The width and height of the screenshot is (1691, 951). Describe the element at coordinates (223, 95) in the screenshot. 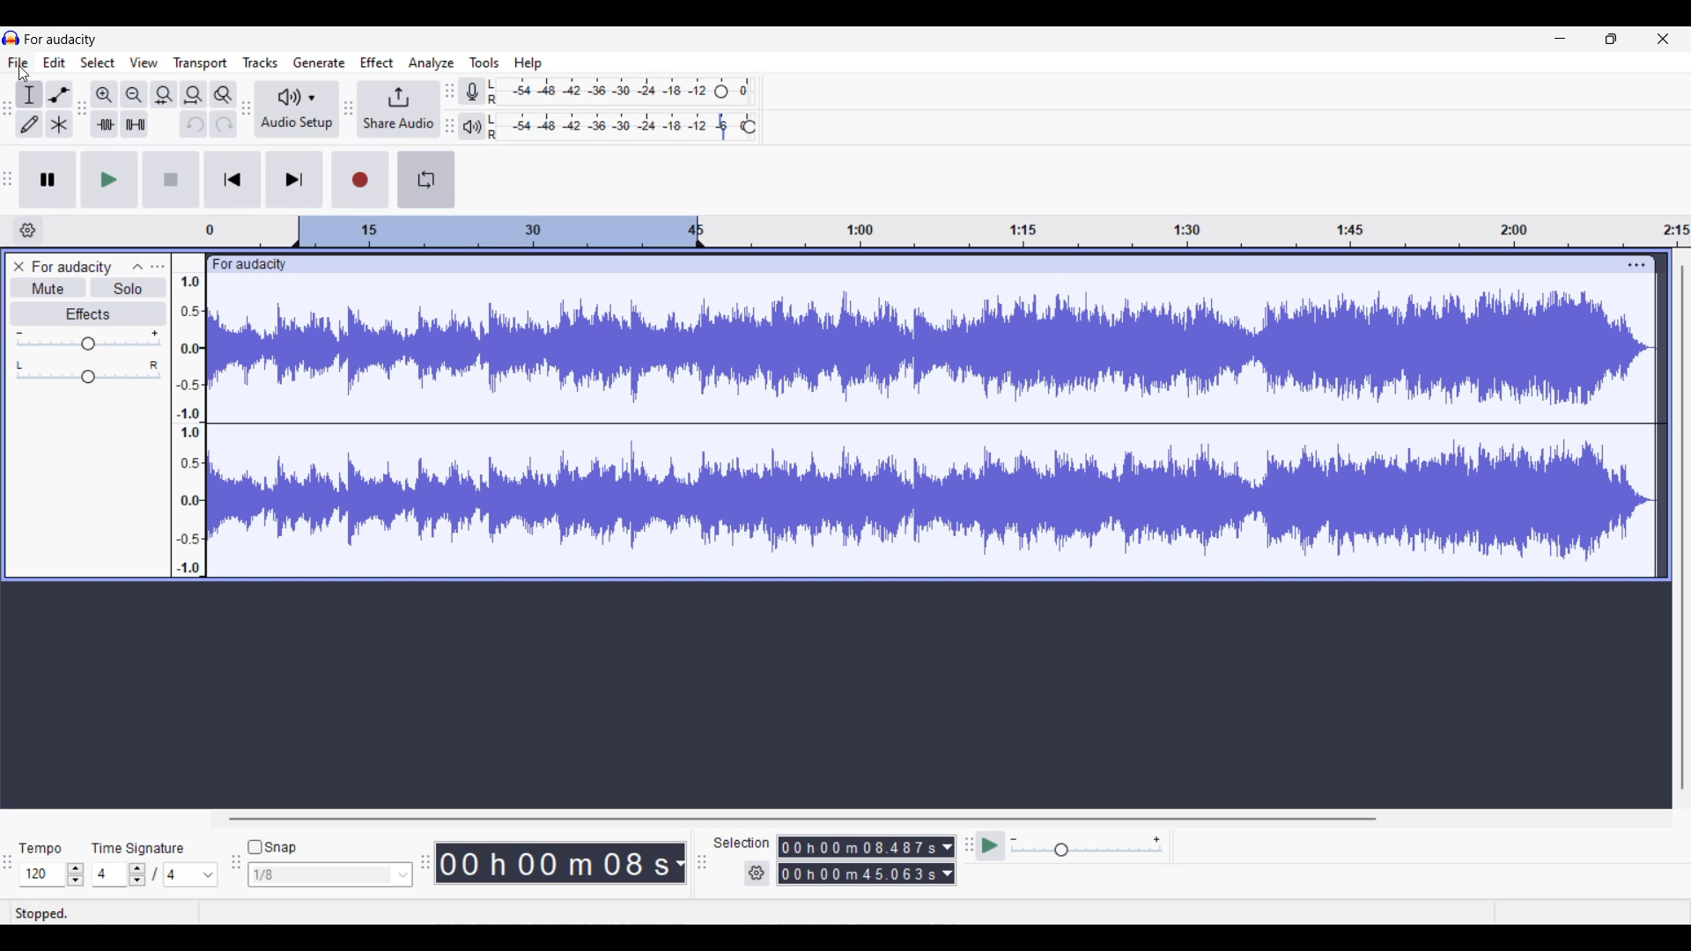

I see `Zoom toggle` at that location.